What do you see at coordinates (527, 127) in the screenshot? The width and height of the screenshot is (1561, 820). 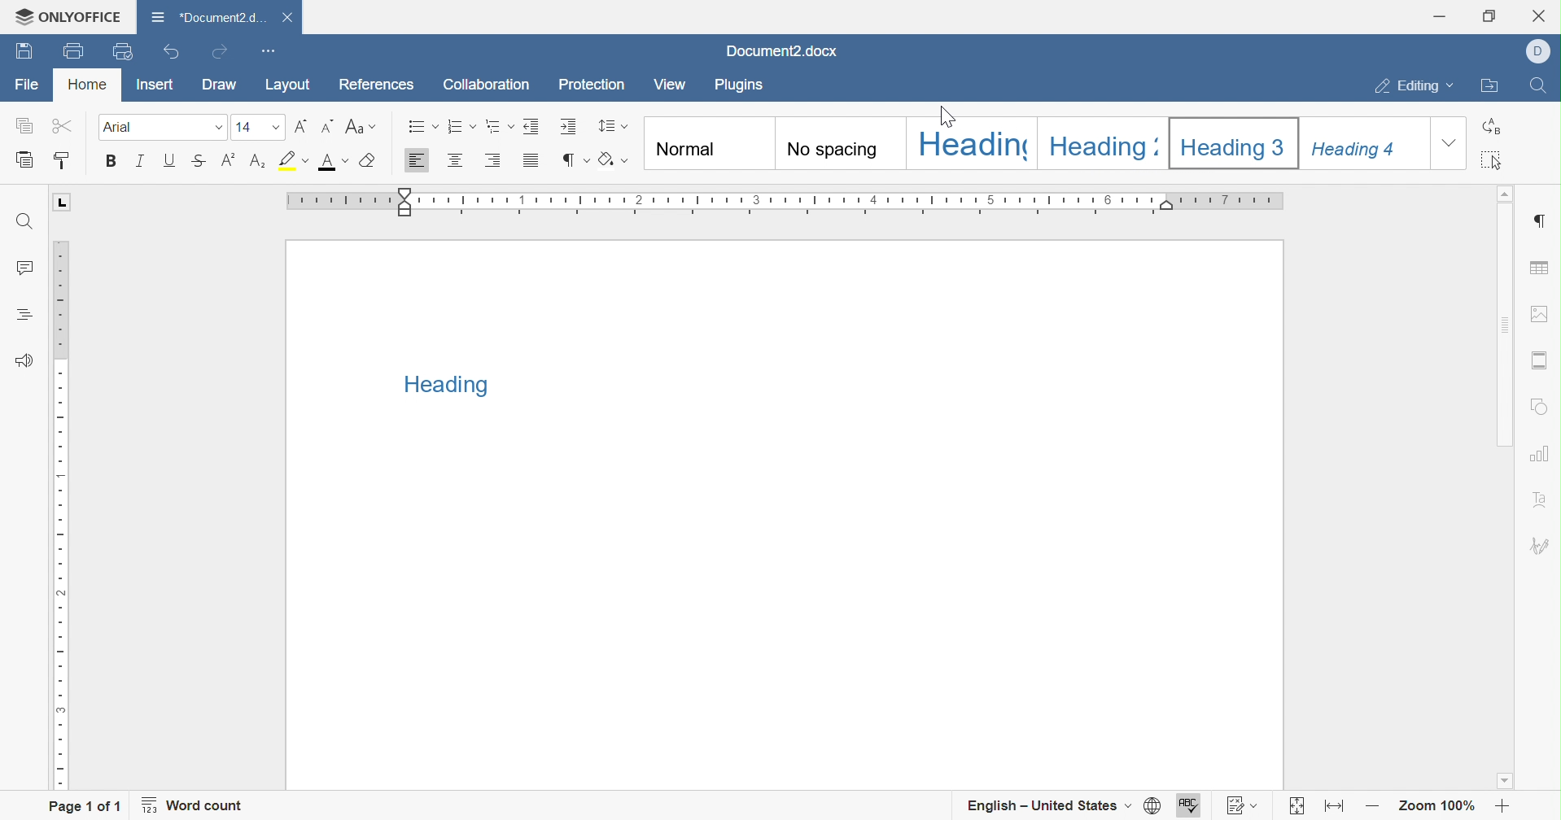 I see `Decrease Indent` at bounding box center [527, 127].